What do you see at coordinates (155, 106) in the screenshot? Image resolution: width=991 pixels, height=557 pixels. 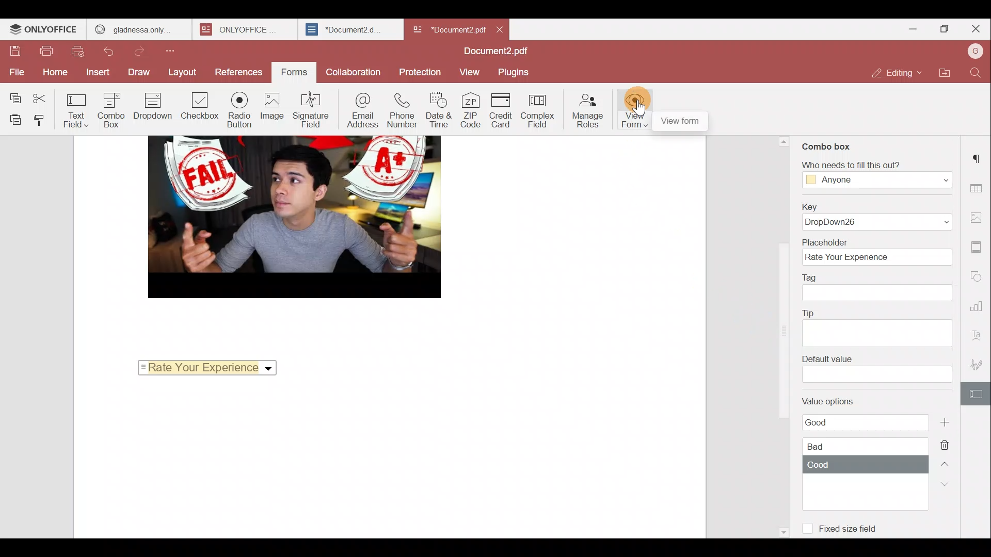 I see `Dropdown` at bounding box center [155, 106].